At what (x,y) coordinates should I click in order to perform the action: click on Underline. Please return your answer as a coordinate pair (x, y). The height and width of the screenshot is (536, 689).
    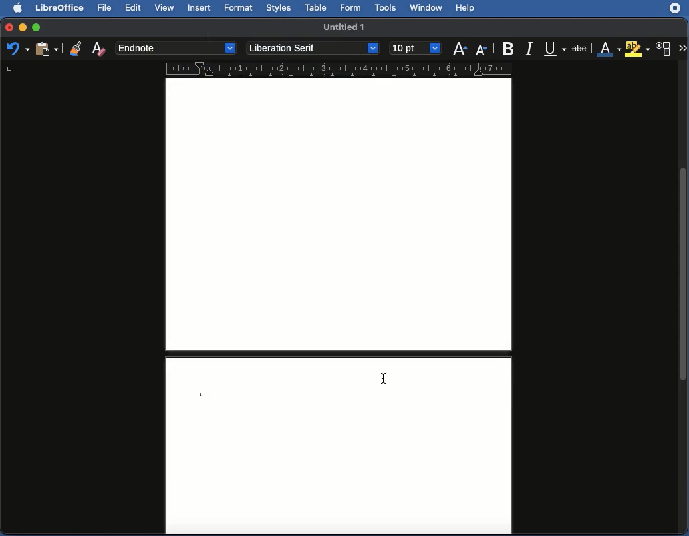
    Looking at the image, I should click on (556, 49).